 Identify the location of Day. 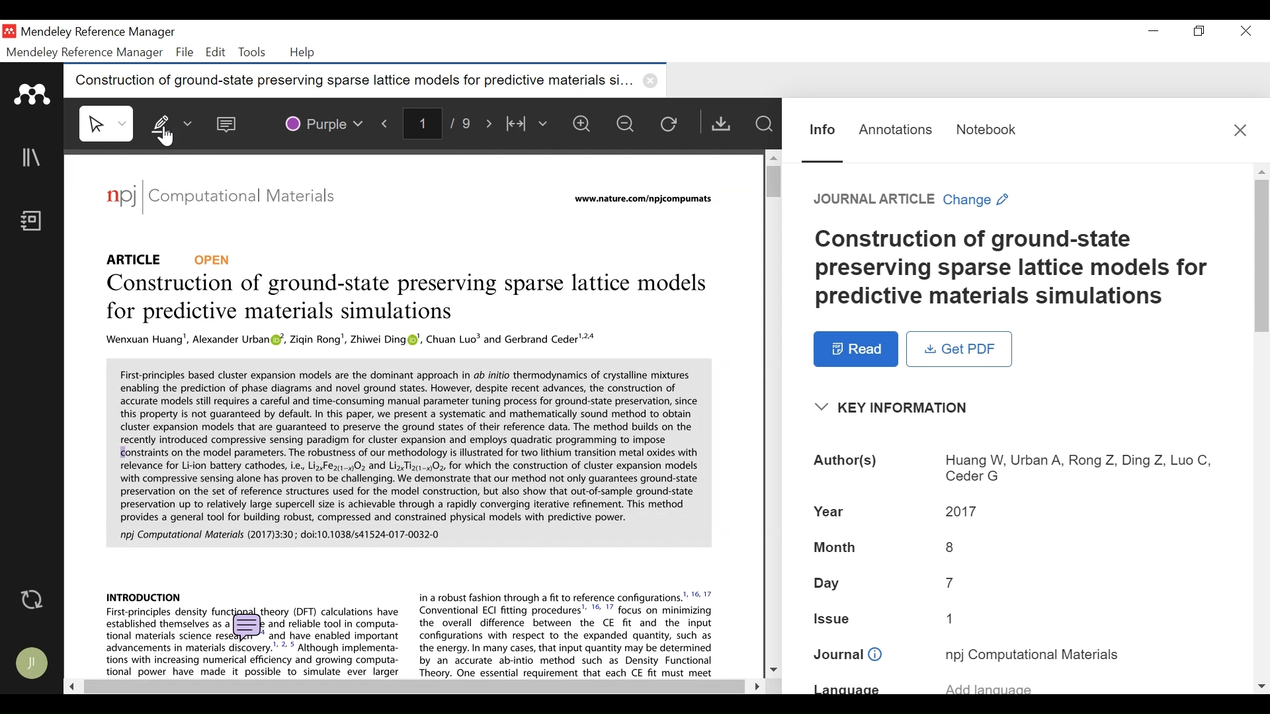
(829, 584).